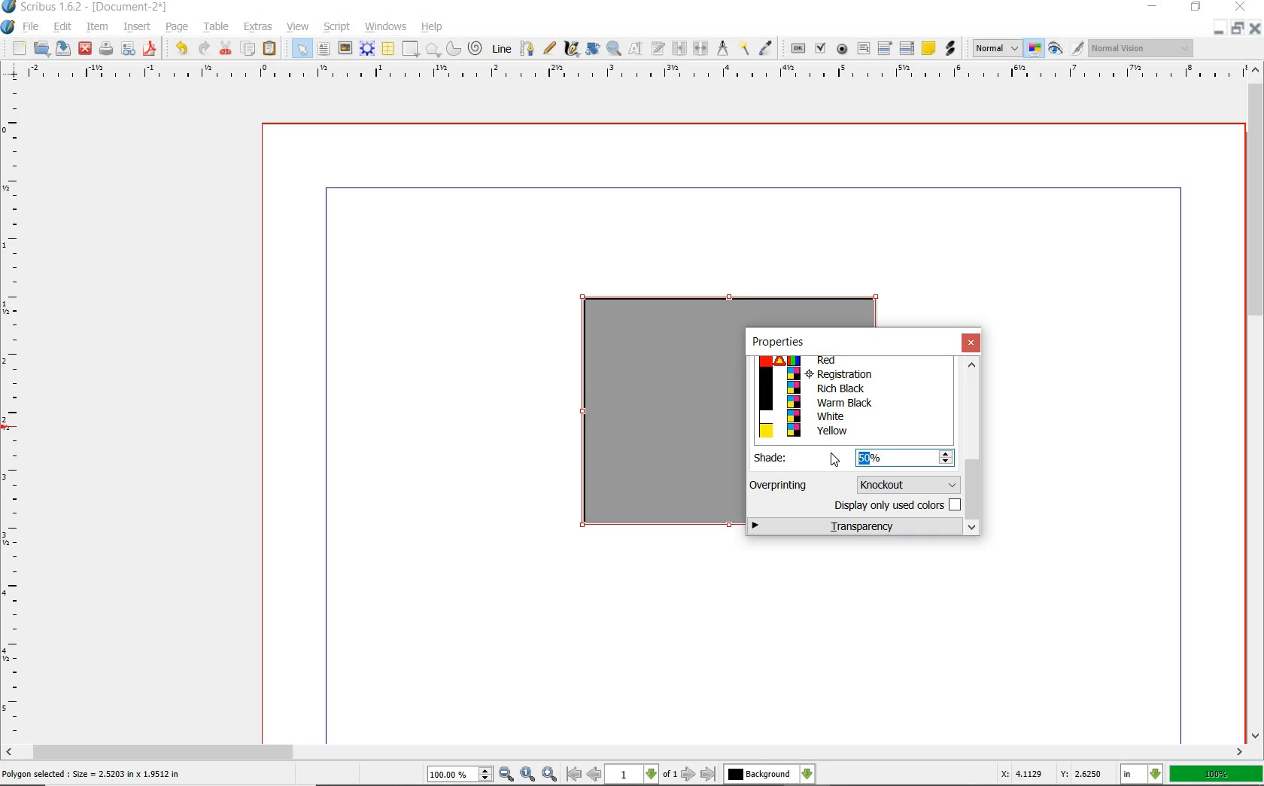 Image resolution: width=1264 pixels, height=786 pixels. I want to click on pdf check box, so click(820, 49).